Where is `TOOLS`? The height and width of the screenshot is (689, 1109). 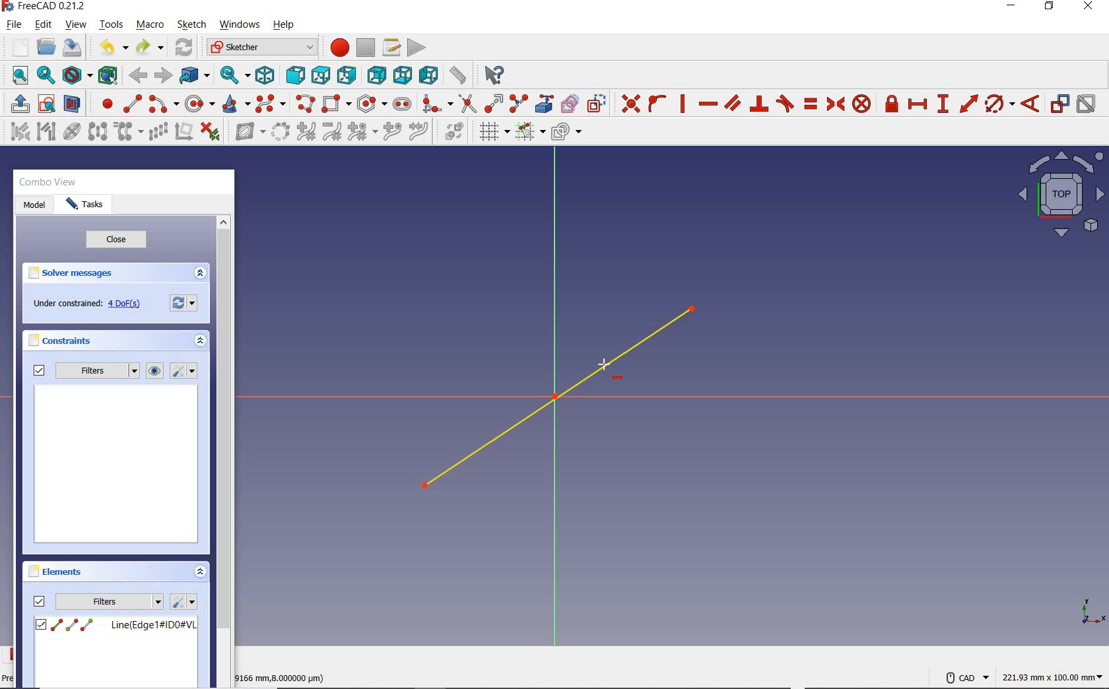 TOOLS is located at coordinates (112, 24).